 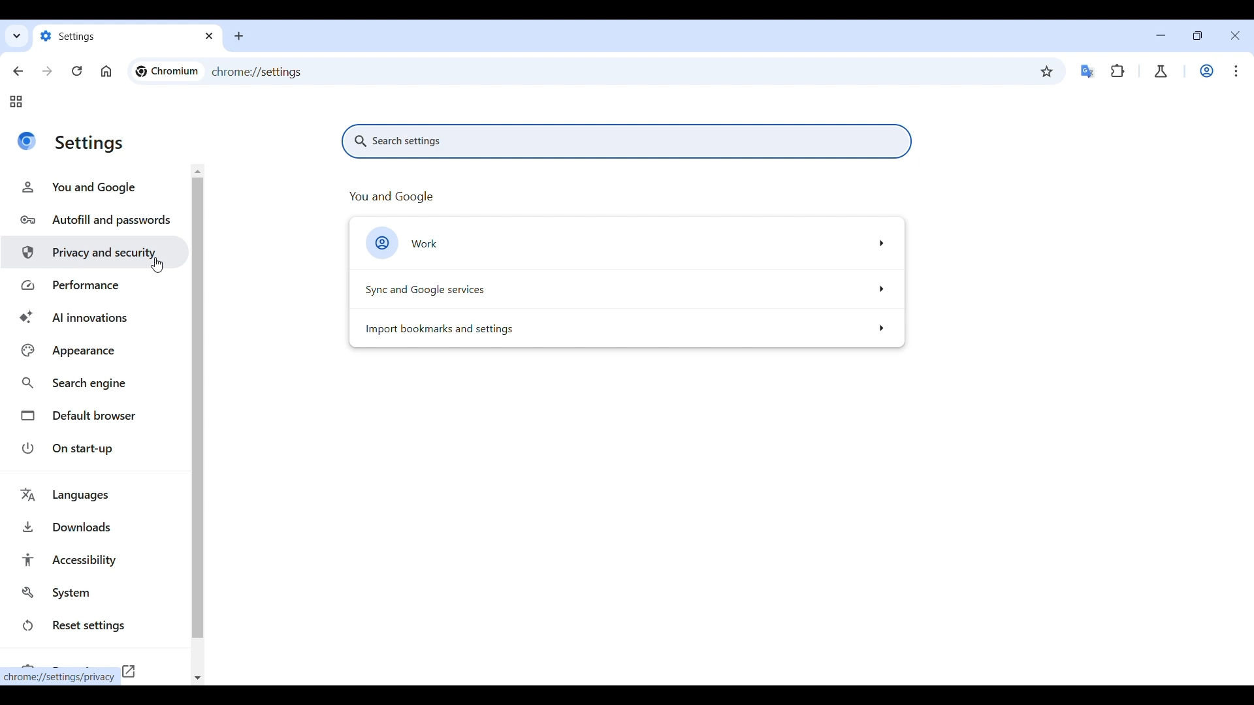 I want to click on Show interface in a smaller tab, so click(x=1198, y=35).